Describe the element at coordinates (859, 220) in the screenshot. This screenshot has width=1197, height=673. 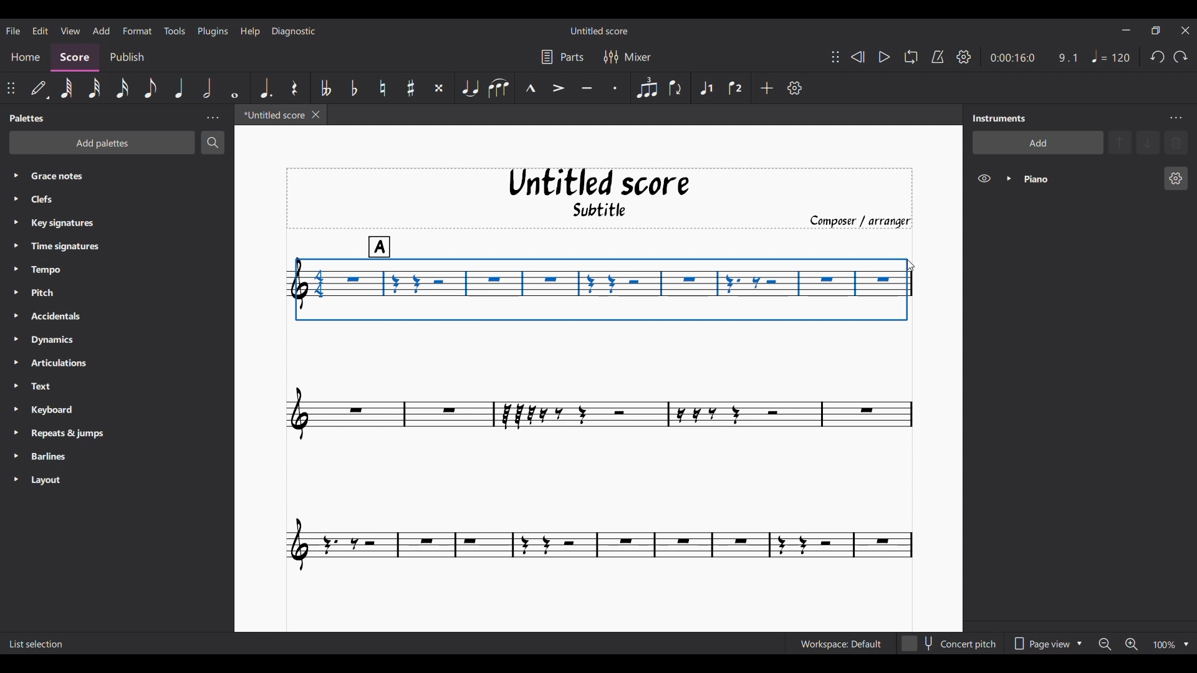
I see `Composer/arranger` at that location.